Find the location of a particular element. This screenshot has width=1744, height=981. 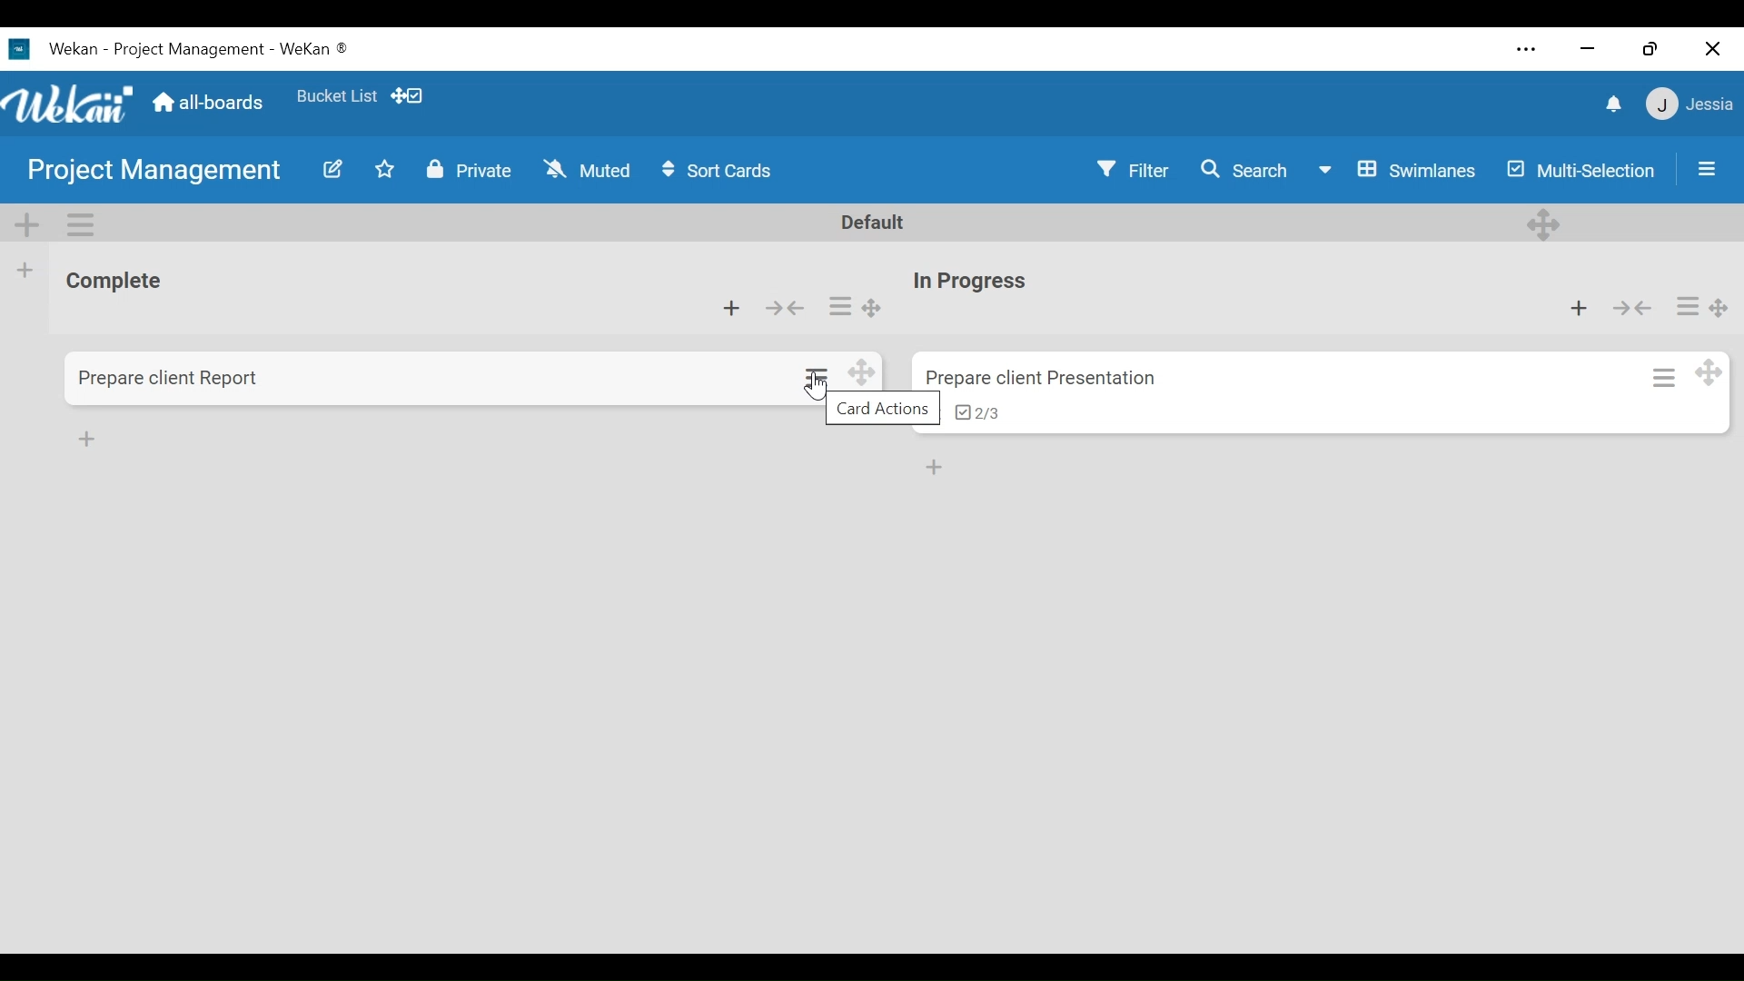

Card actions is located at coordinates (819, 380).